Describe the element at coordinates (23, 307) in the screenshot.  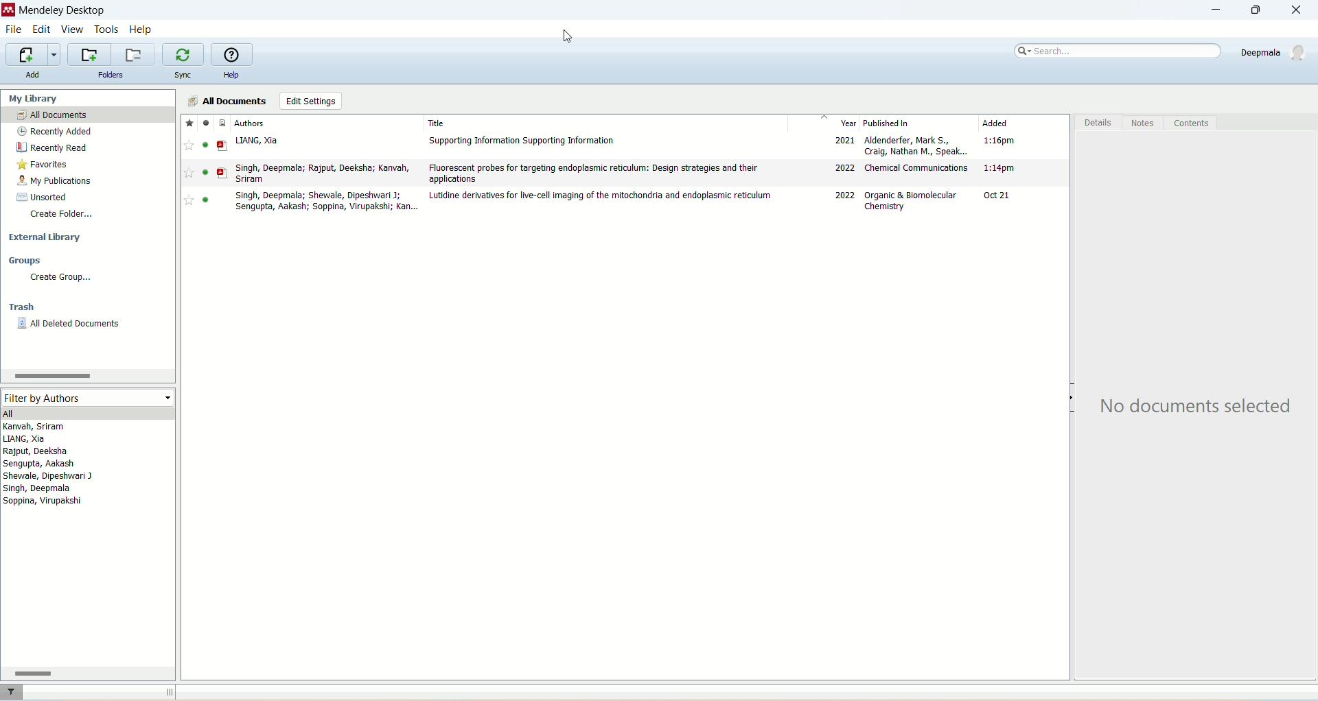
I see `trash` at that location.